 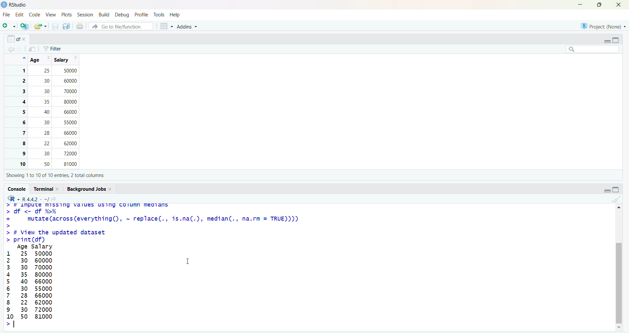 What do you see at coordinates (607, 41) in the screenshot?
I see `expand` at bounding box center [607, 41].